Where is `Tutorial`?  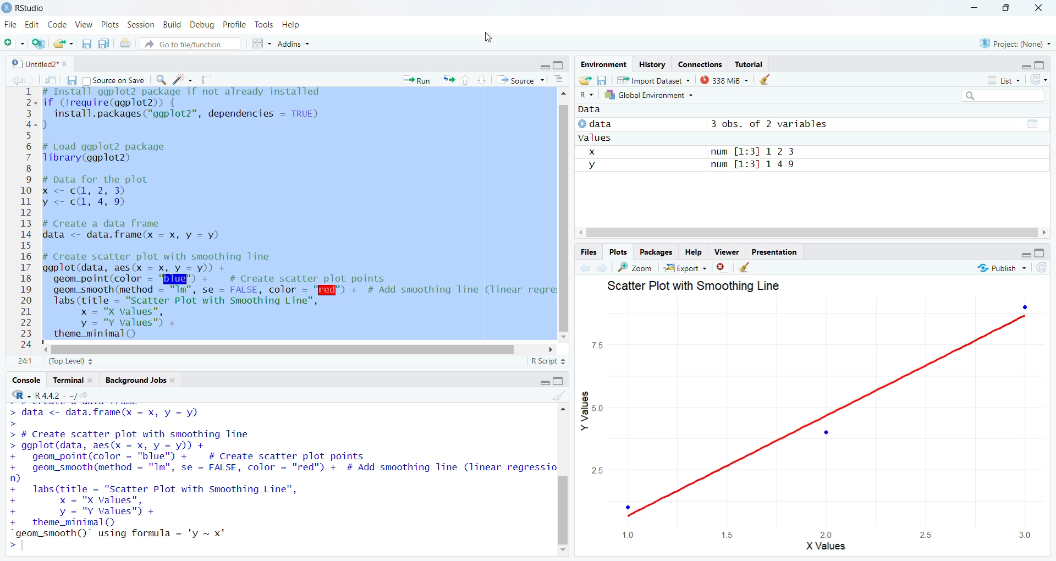
Tutorial is located at coordinates (752, 64).